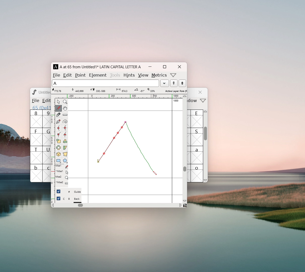 The height and width of the screenshot is (272, 305). Describe the element at coordinates (65, 109) in the screenshot. I see `scroll by hand ` at that location.